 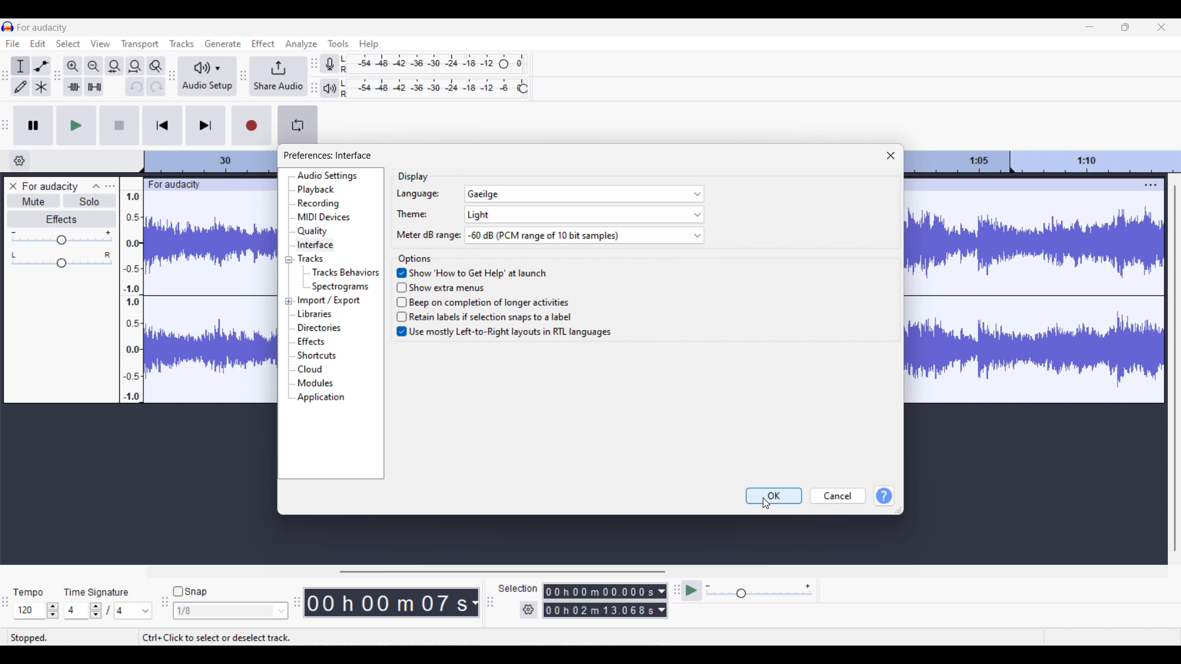 I want to click on Software logo, so click(x=8, y=26).